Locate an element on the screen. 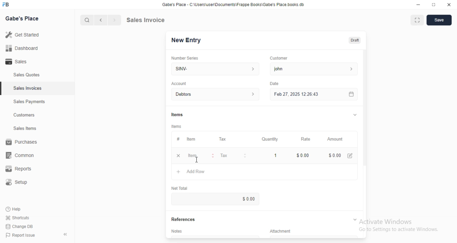 Image resolution: width=457 pixels, height=243 pixels. Save is located at coordinates (440, 20).